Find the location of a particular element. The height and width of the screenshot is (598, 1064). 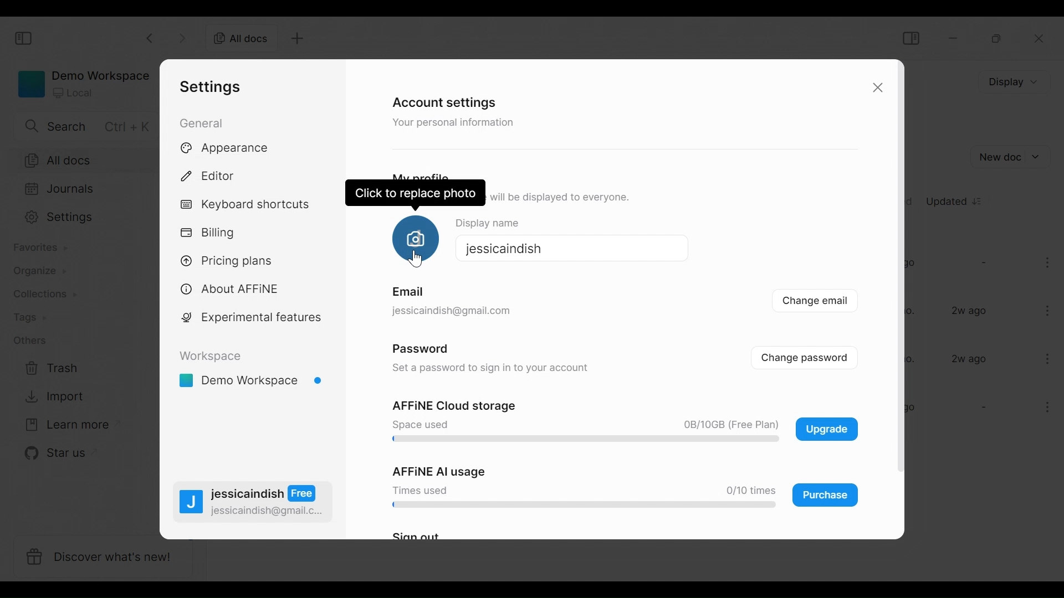

Account settings is located at coordinates (442, 101).